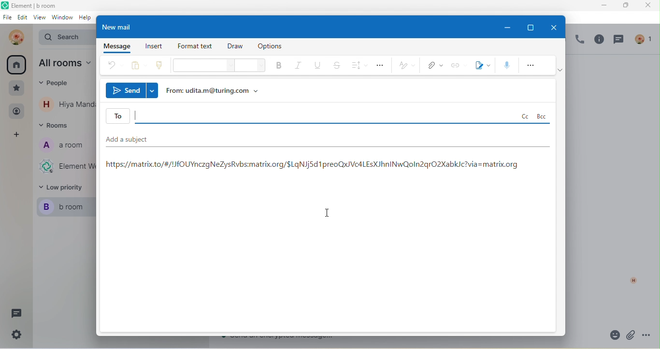  I want to click on to, so click(328, 116).